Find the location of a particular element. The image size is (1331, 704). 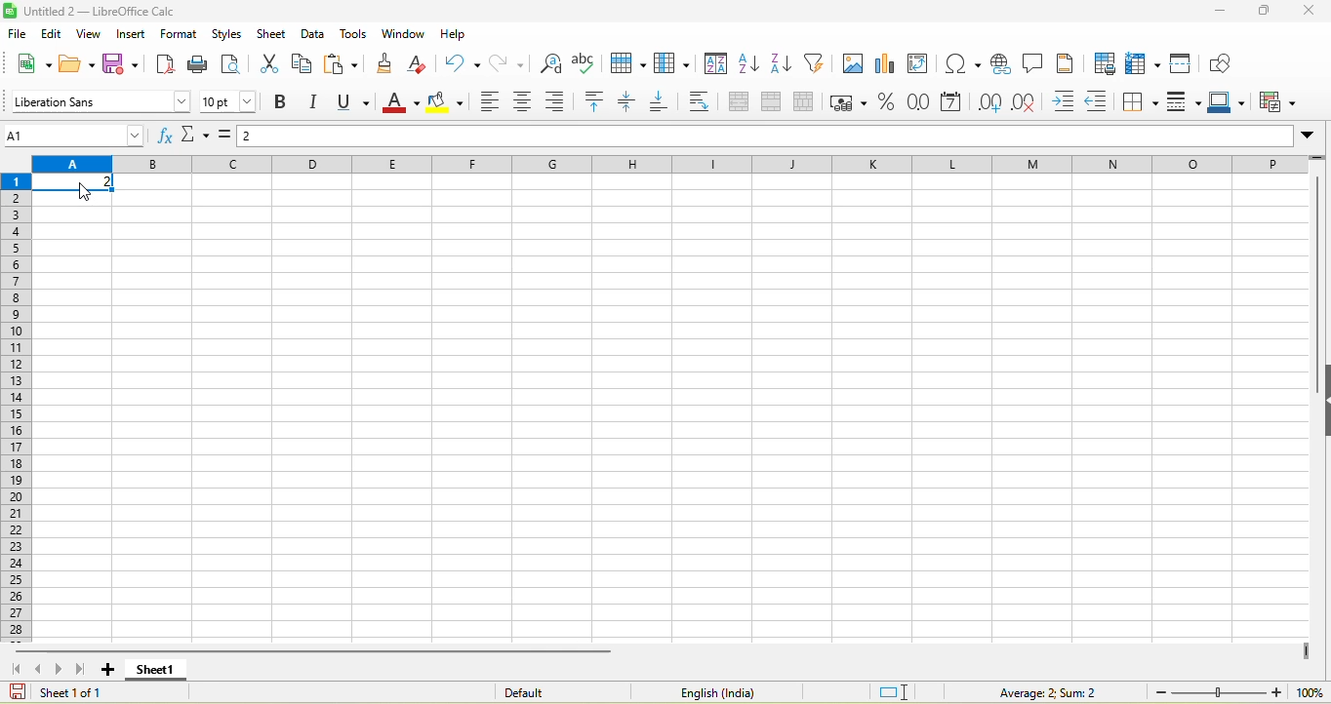

clone formatting is located at coordinates (390, 62).